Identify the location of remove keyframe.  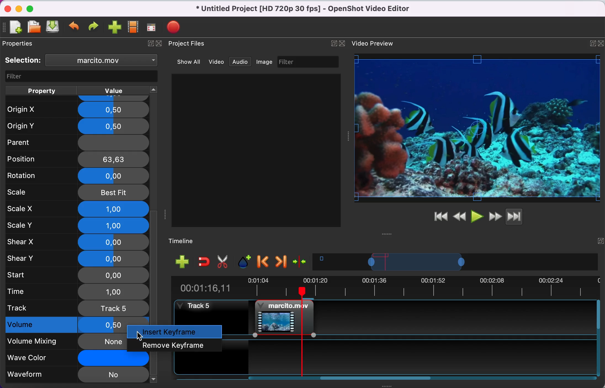
(175, 345).